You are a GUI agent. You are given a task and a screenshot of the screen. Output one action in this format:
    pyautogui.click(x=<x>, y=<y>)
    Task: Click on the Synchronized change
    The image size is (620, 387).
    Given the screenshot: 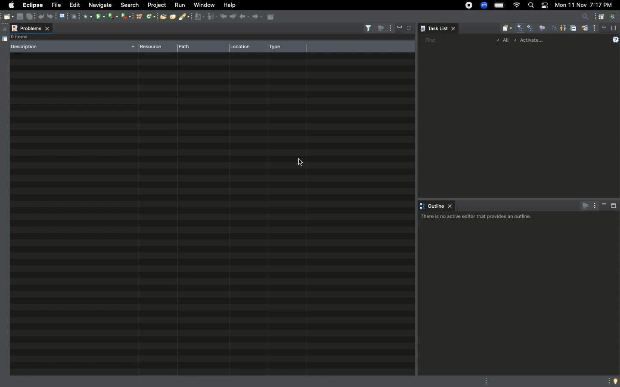 What is the action you would take?
    pyautogui.click(x=585, y=31)
    